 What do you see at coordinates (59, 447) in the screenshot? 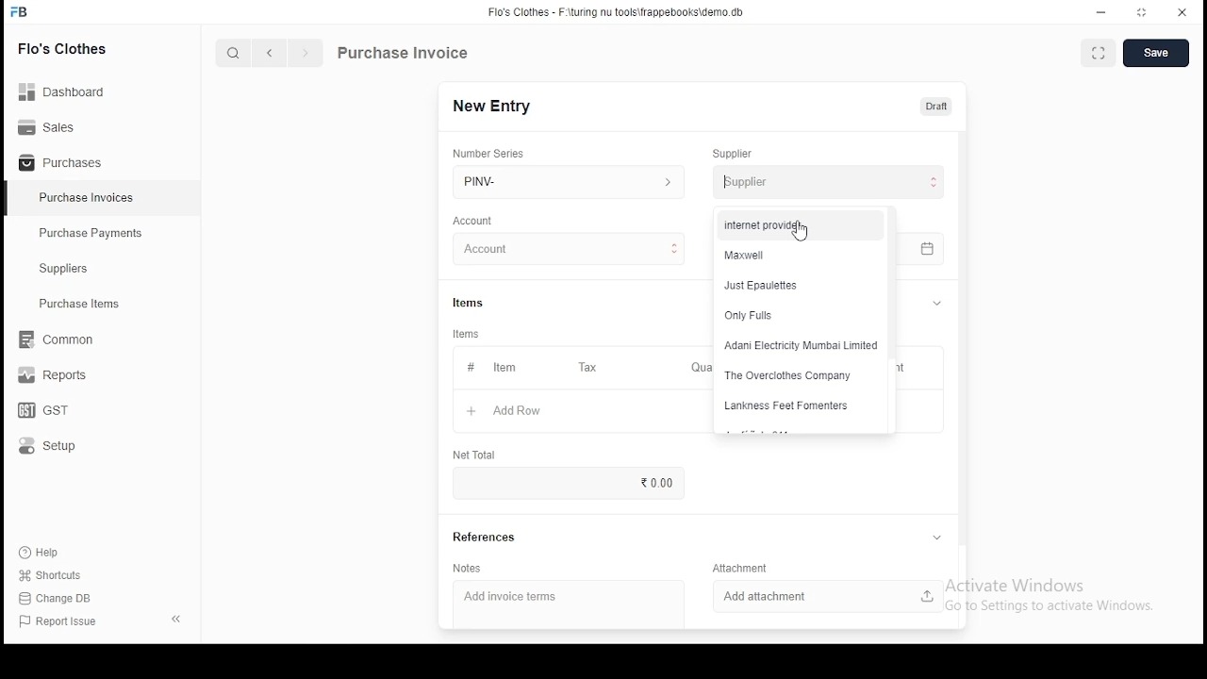
I see `setup` at bounding box center [59, 447].